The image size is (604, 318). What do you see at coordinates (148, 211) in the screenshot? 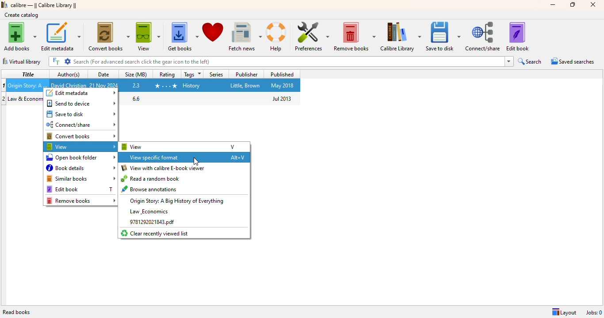
I see `Law_economics` at bounding box center [148, 211].